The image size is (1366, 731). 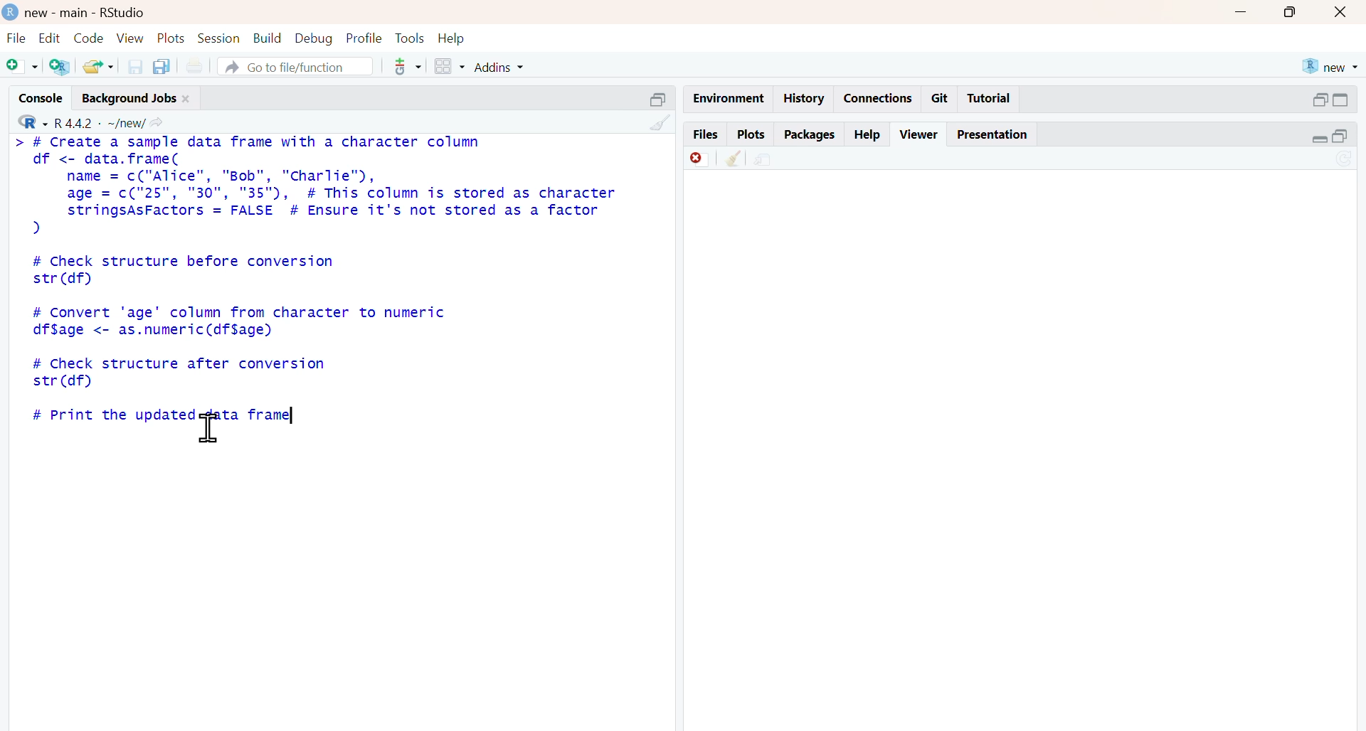 What do you see at coordinates (100, 66) in the screenshot?
I see `share folder as` at bounding box center [100, 66].